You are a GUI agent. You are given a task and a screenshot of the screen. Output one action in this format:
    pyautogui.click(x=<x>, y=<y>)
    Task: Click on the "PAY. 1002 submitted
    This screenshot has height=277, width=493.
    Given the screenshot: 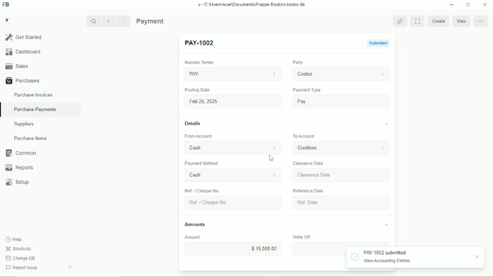 What is the action you would take?
    pyautogui.click(x=386, y=252)
    